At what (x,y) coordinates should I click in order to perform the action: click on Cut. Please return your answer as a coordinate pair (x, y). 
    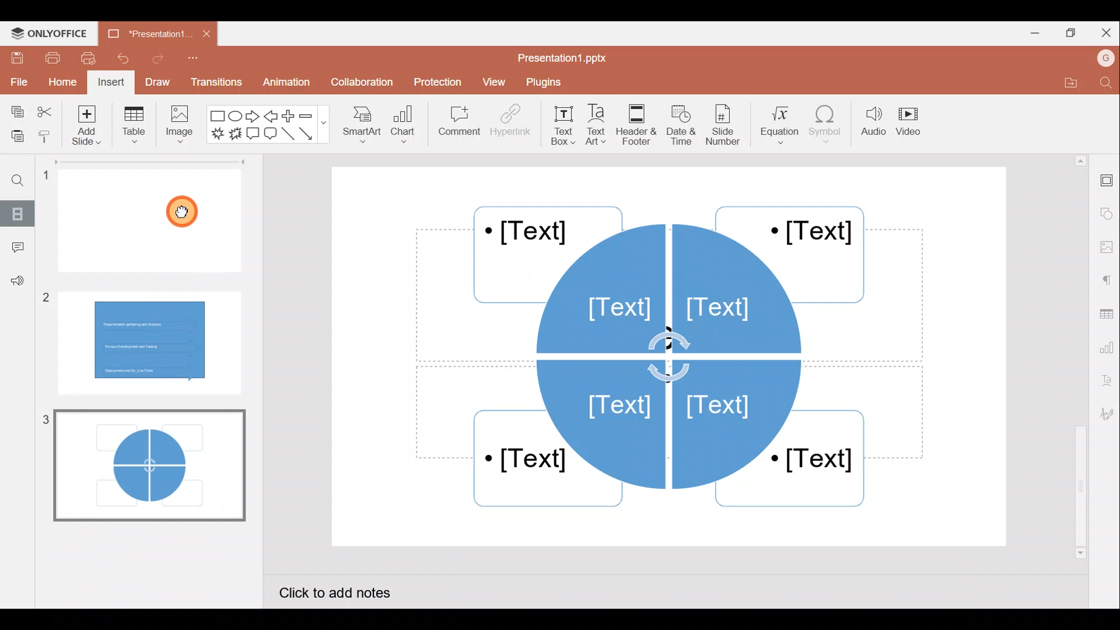
    Looking at the image, I should click on (44, 109).